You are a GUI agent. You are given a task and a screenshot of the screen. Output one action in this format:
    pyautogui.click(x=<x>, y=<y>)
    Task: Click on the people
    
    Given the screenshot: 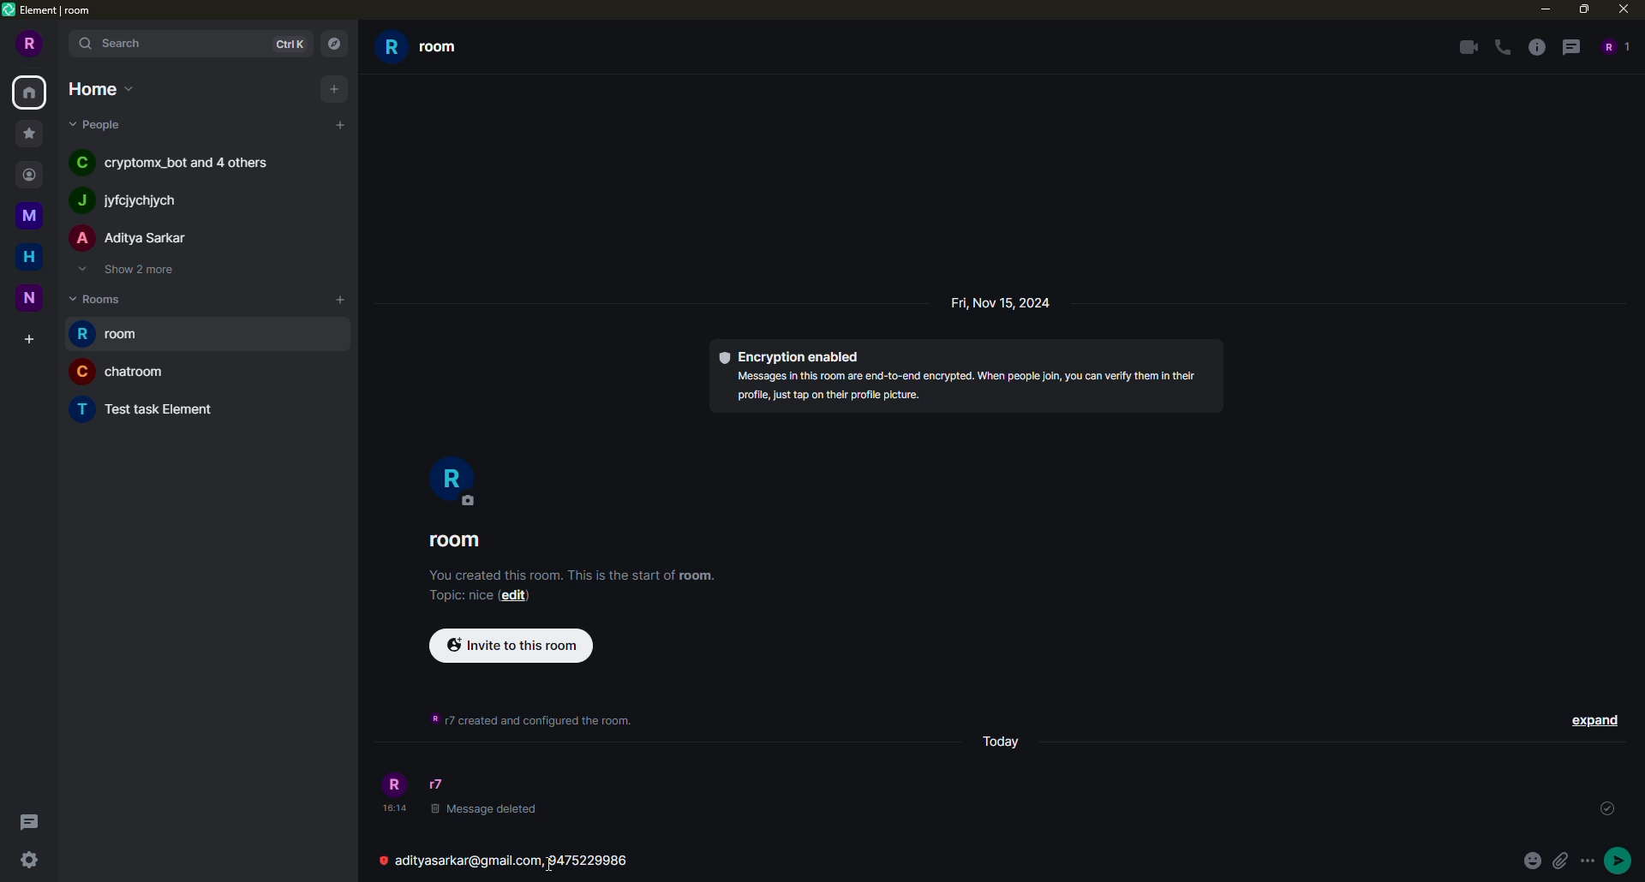 What is the action you would take?
    pyautogui.click(x=100, y=125)
    